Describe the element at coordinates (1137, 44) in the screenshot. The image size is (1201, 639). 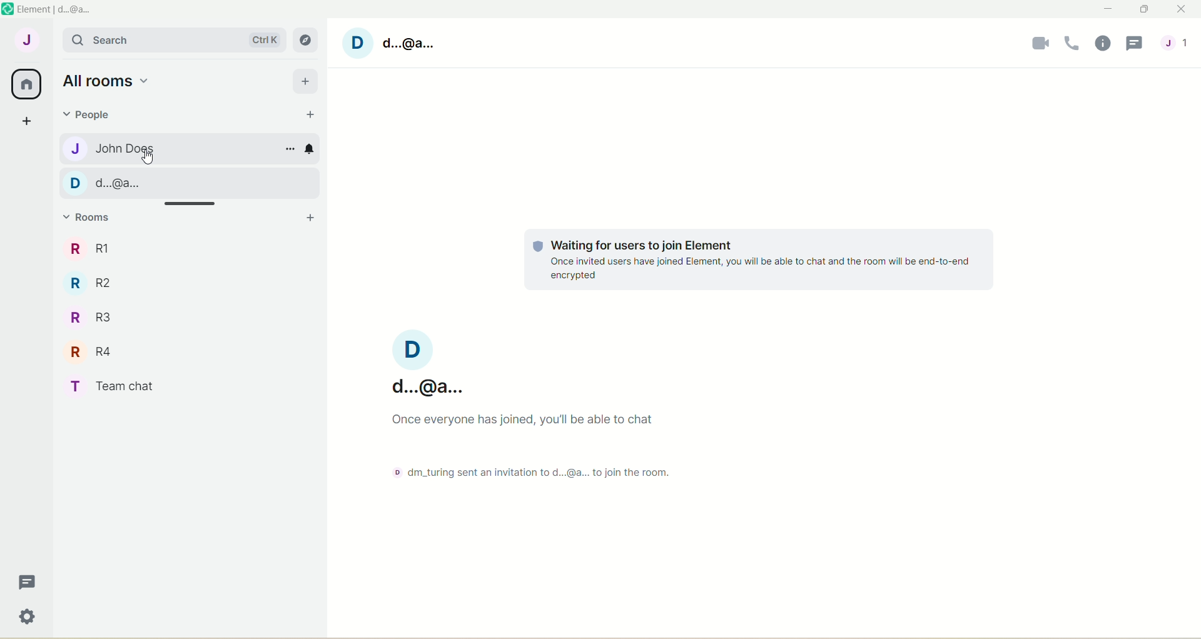
I see `threads` at that location.